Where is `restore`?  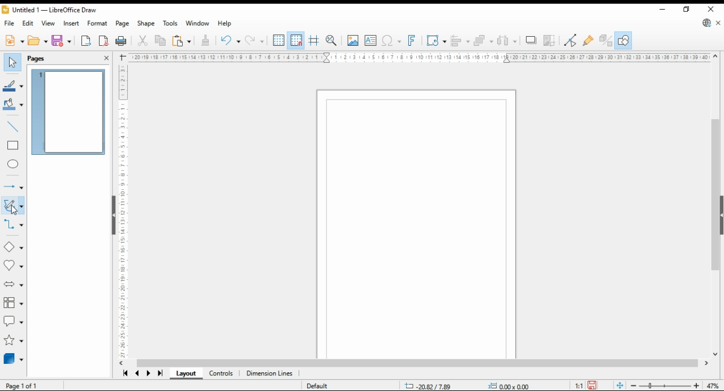 restore is located at coordinates (686, 10).